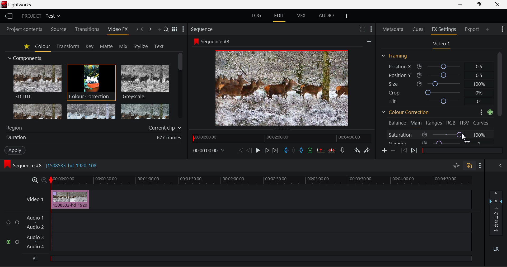  Describe the element at coordinates (343, 150) in the screenshot. I see `Record Voiceover` at that location.